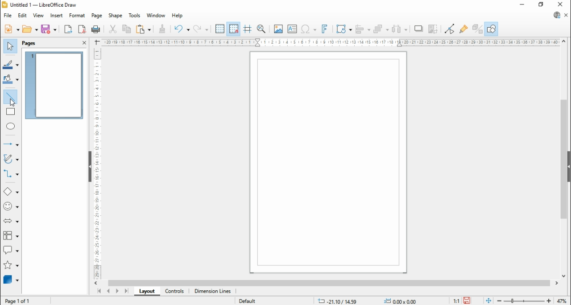 The image size is (571, 305). Describe the element at coordinates (329, 42) in the screenshot. I see `Scale` at that location.